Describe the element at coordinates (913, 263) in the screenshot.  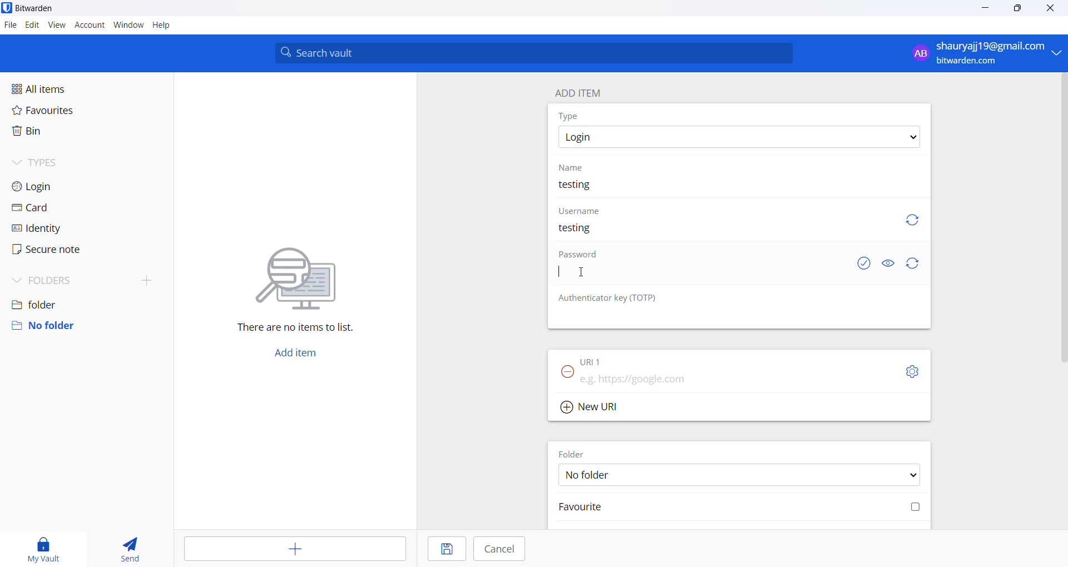
I see `refresh` at that location.